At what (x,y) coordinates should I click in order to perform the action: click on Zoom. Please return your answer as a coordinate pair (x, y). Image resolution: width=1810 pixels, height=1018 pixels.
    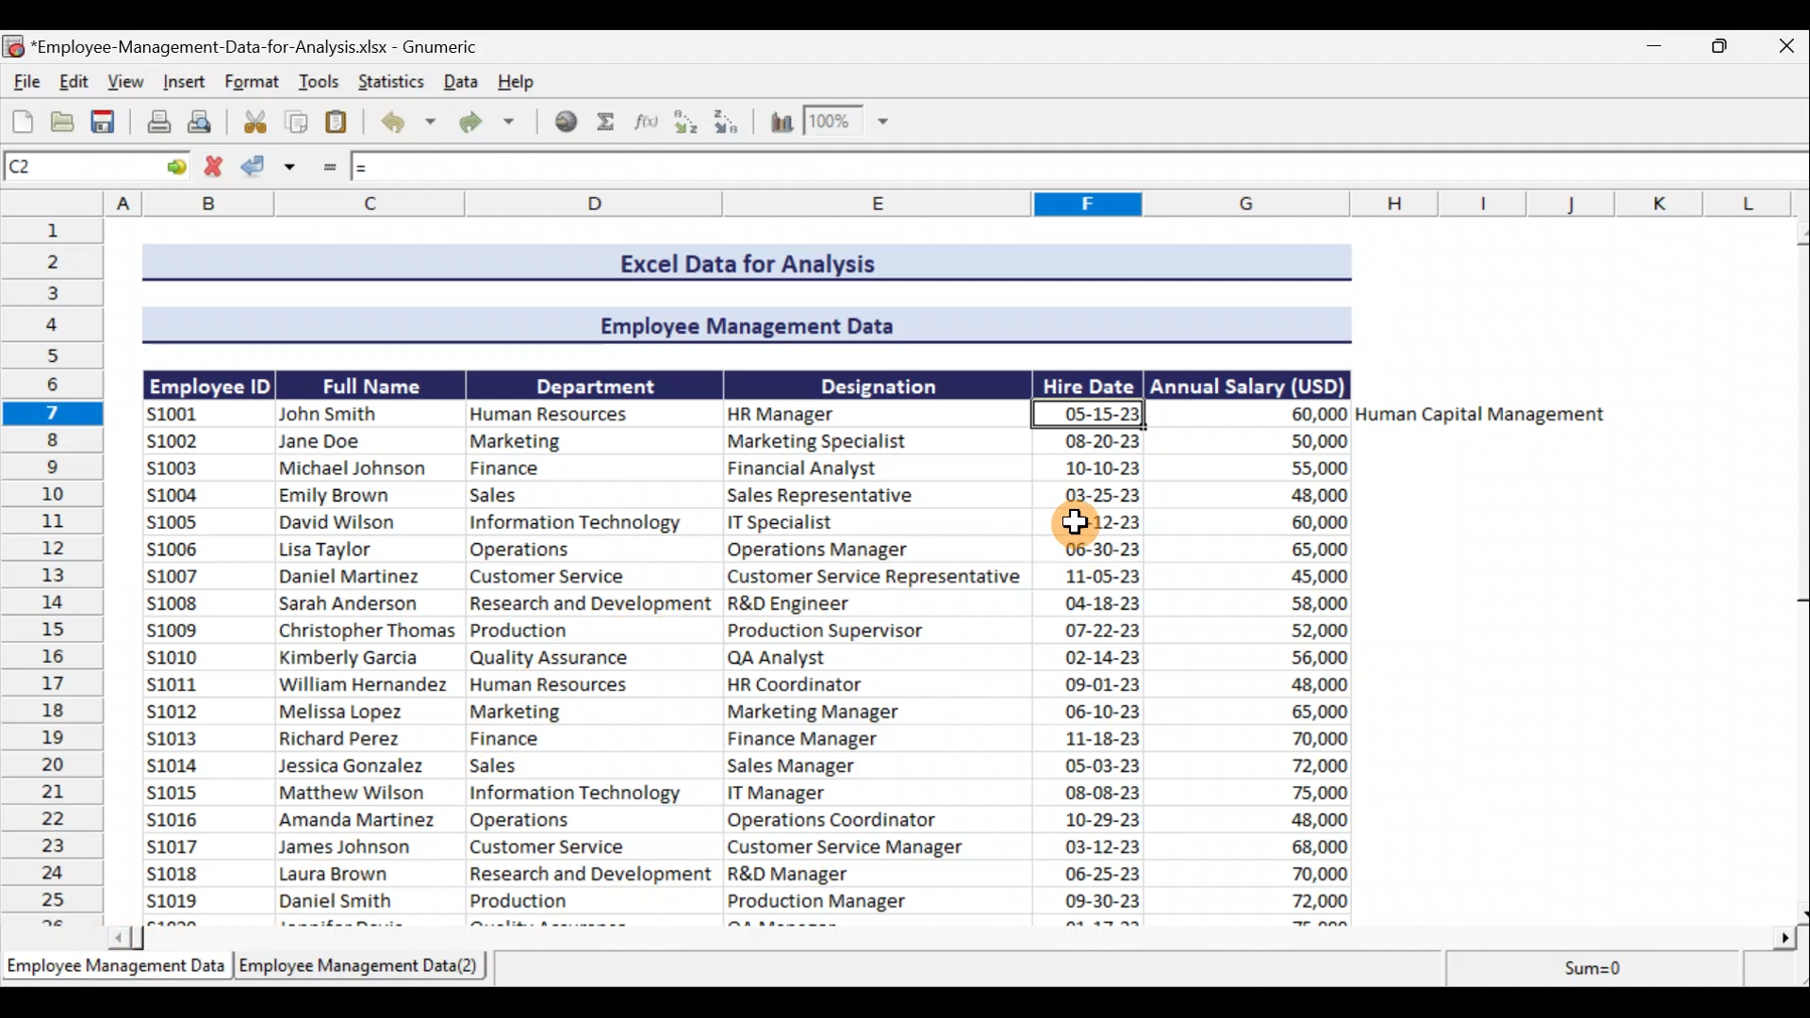
    Looking at the image, I should click on (850, 123).